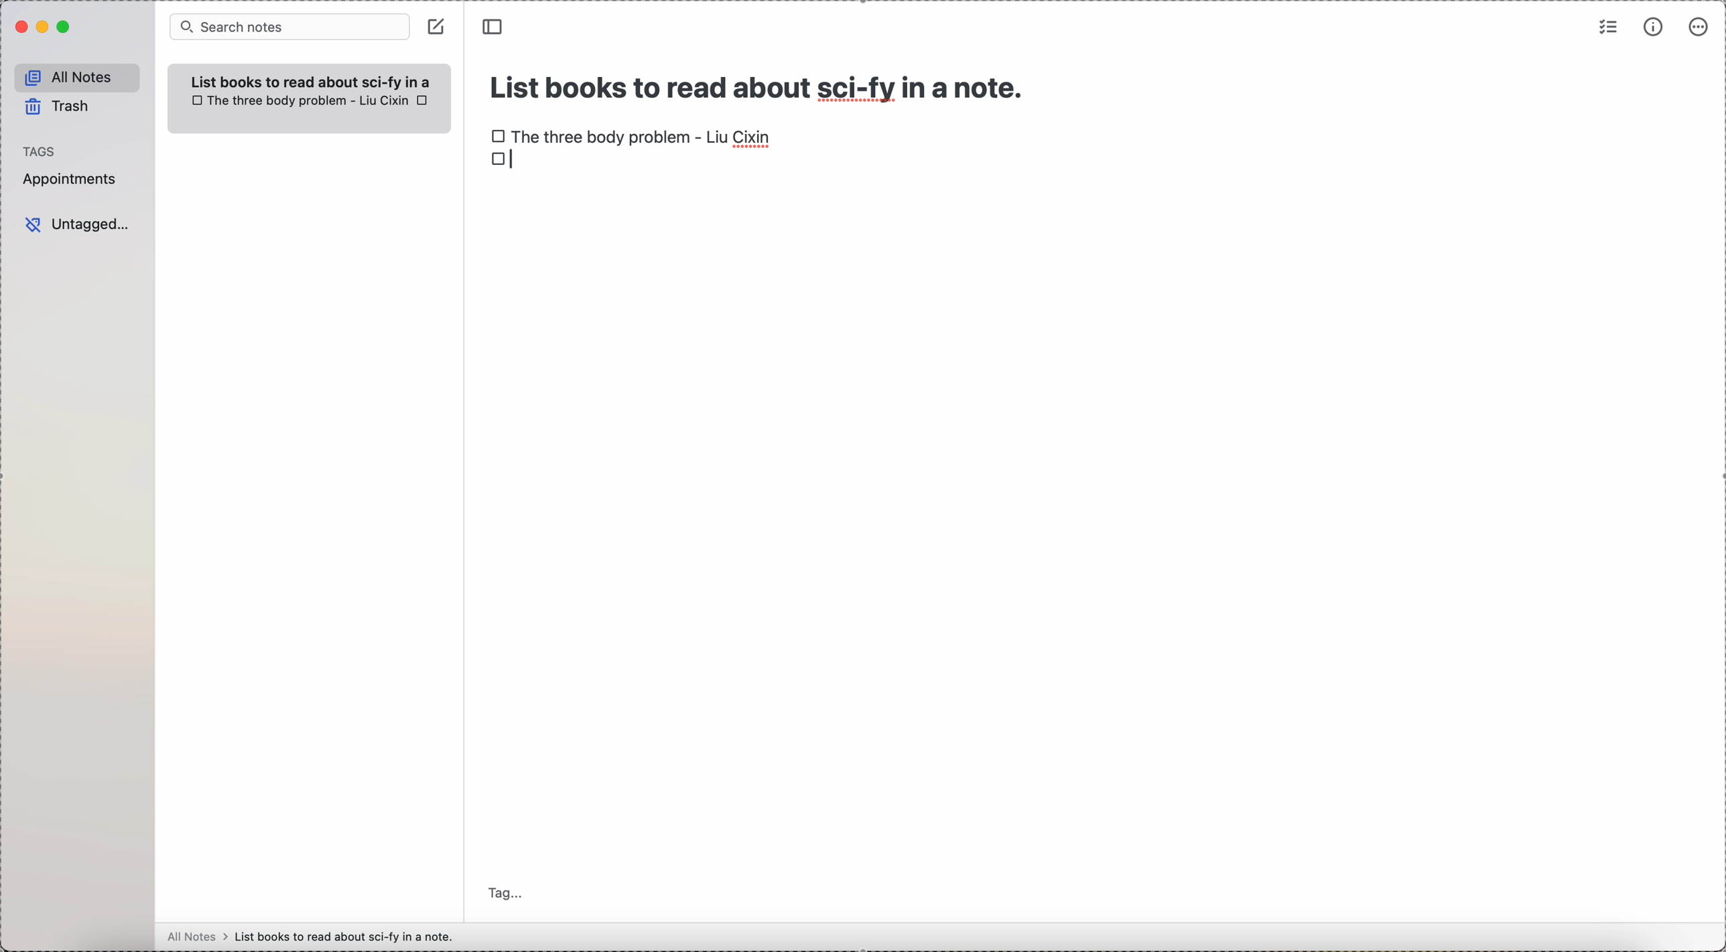 The image size is (1726, 952). What do you see at coordinates (1650, 27) in the screenshot?
I see `metrics` at bounding box center [1650, 27].